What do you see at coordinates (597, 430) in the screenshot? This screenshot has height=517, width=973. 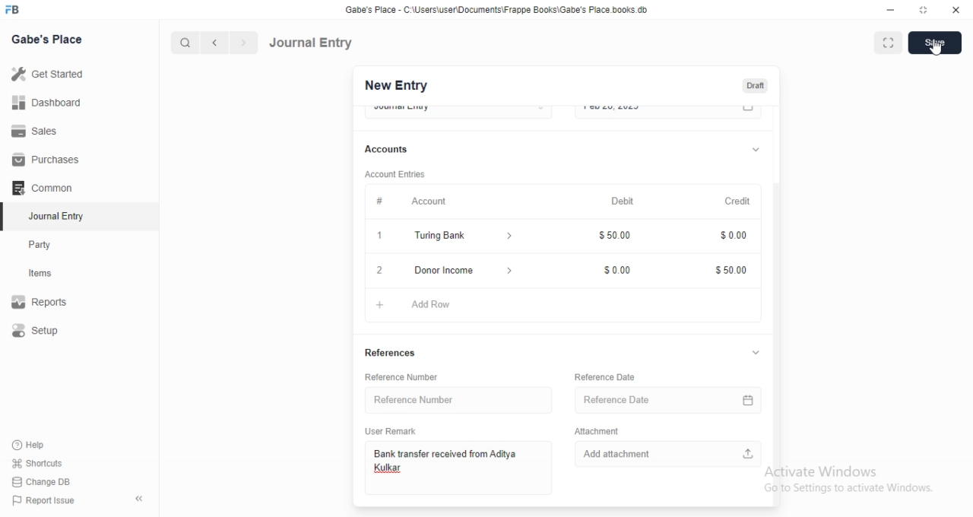 I see `Attachment` at bounding box center [597, 430].